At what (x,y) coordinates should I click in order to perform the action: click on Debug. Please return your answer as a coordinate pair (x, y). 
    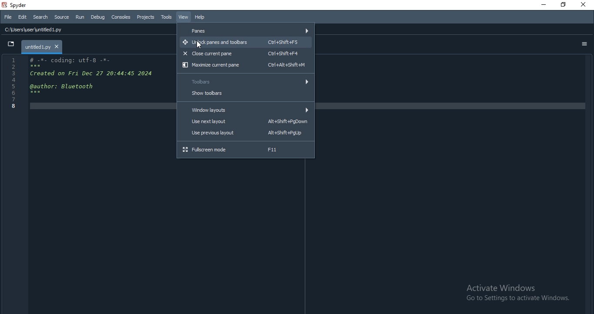
    Looking at the image, I should click on (98, 17).